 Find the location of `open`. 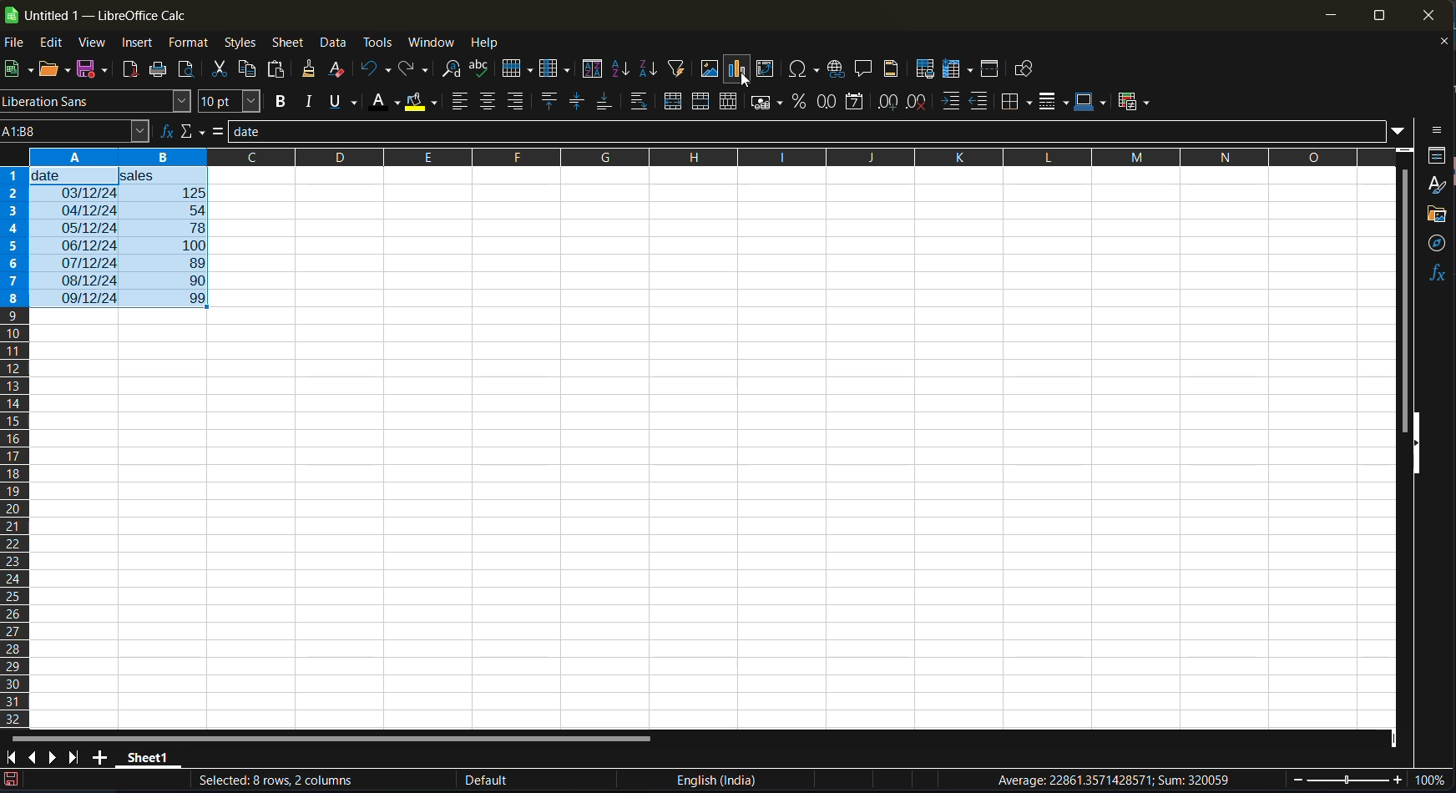

open is located at coordinates (49, 70).